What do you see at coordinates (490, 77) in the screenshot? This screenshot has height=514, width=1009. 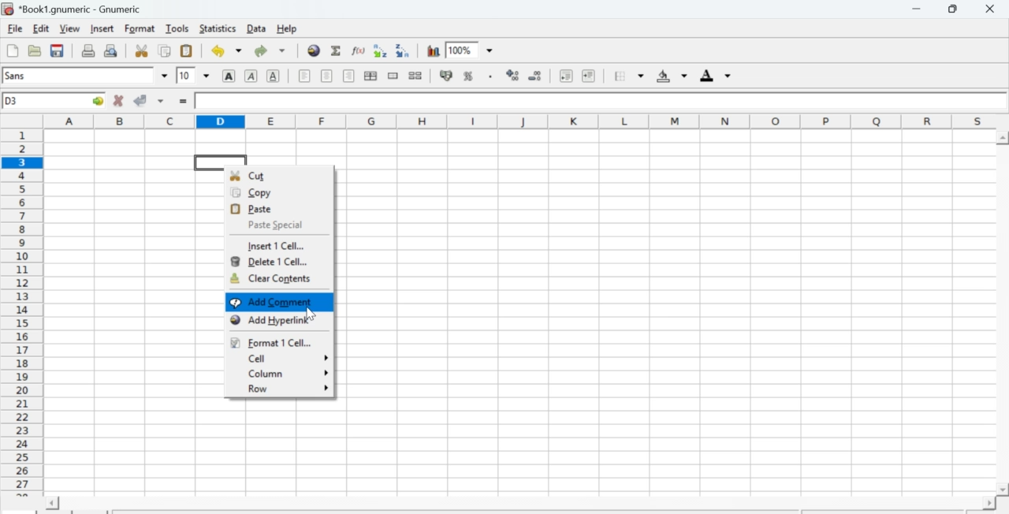 I see `Include thousands separator` at bounding box center [490, 77].